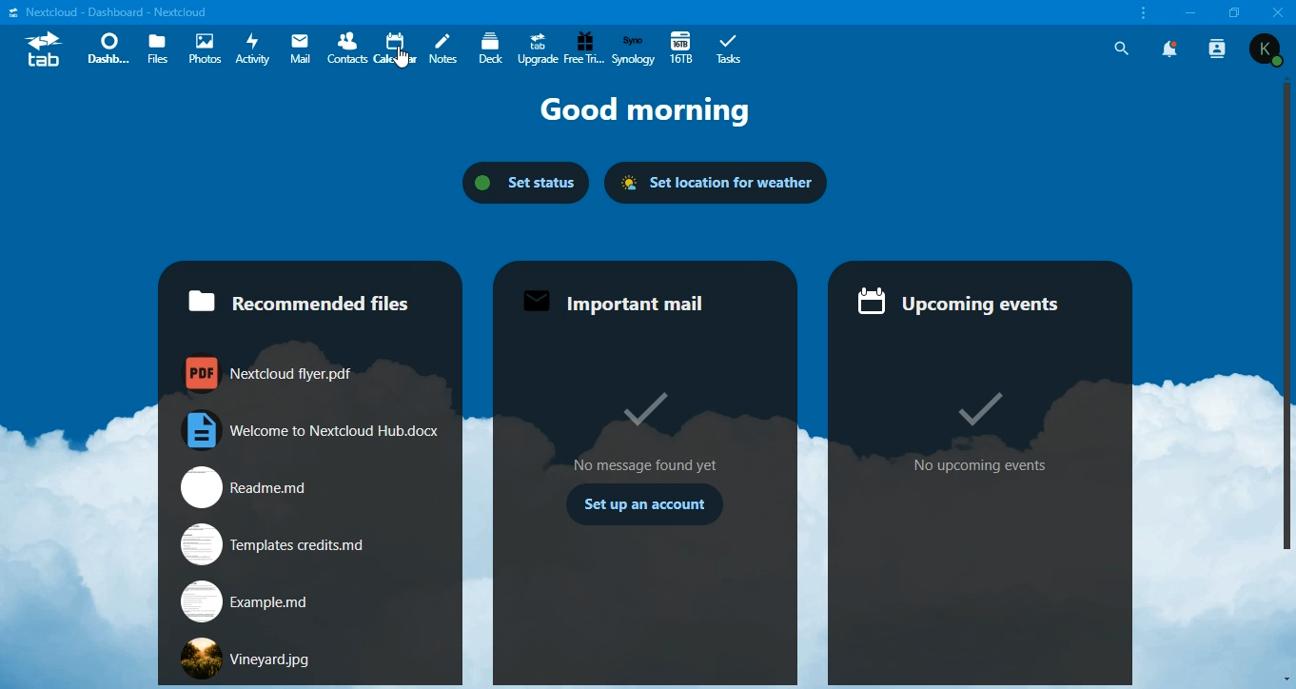  What do you see at coordinates (346, 46) in the screenshot?
I see `contacts` at bounding box center [346, 46].